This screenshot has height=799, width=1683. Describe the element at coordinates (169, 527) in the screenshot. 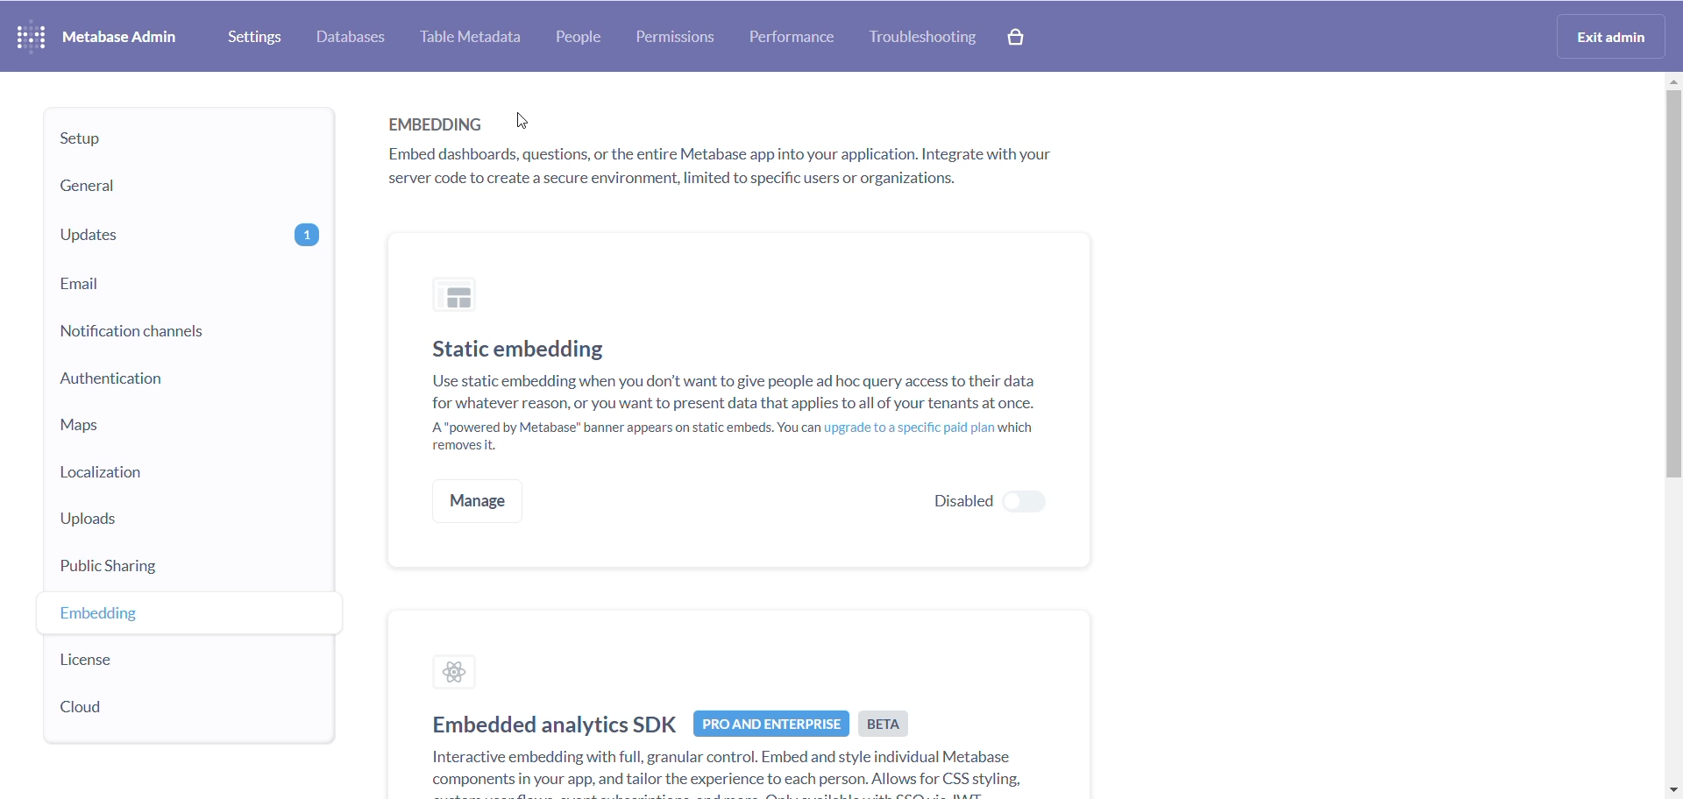

I see `uploads` at that location.